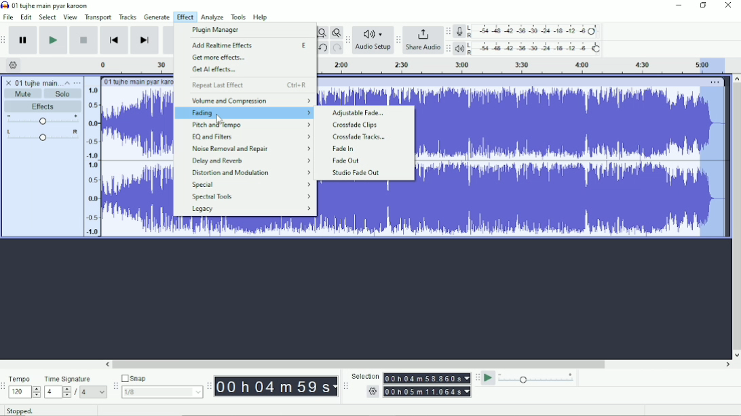  What do you see at coordinates (23, 40) in the screenshot?
I see `Pause` at bounding box center [23, 40].